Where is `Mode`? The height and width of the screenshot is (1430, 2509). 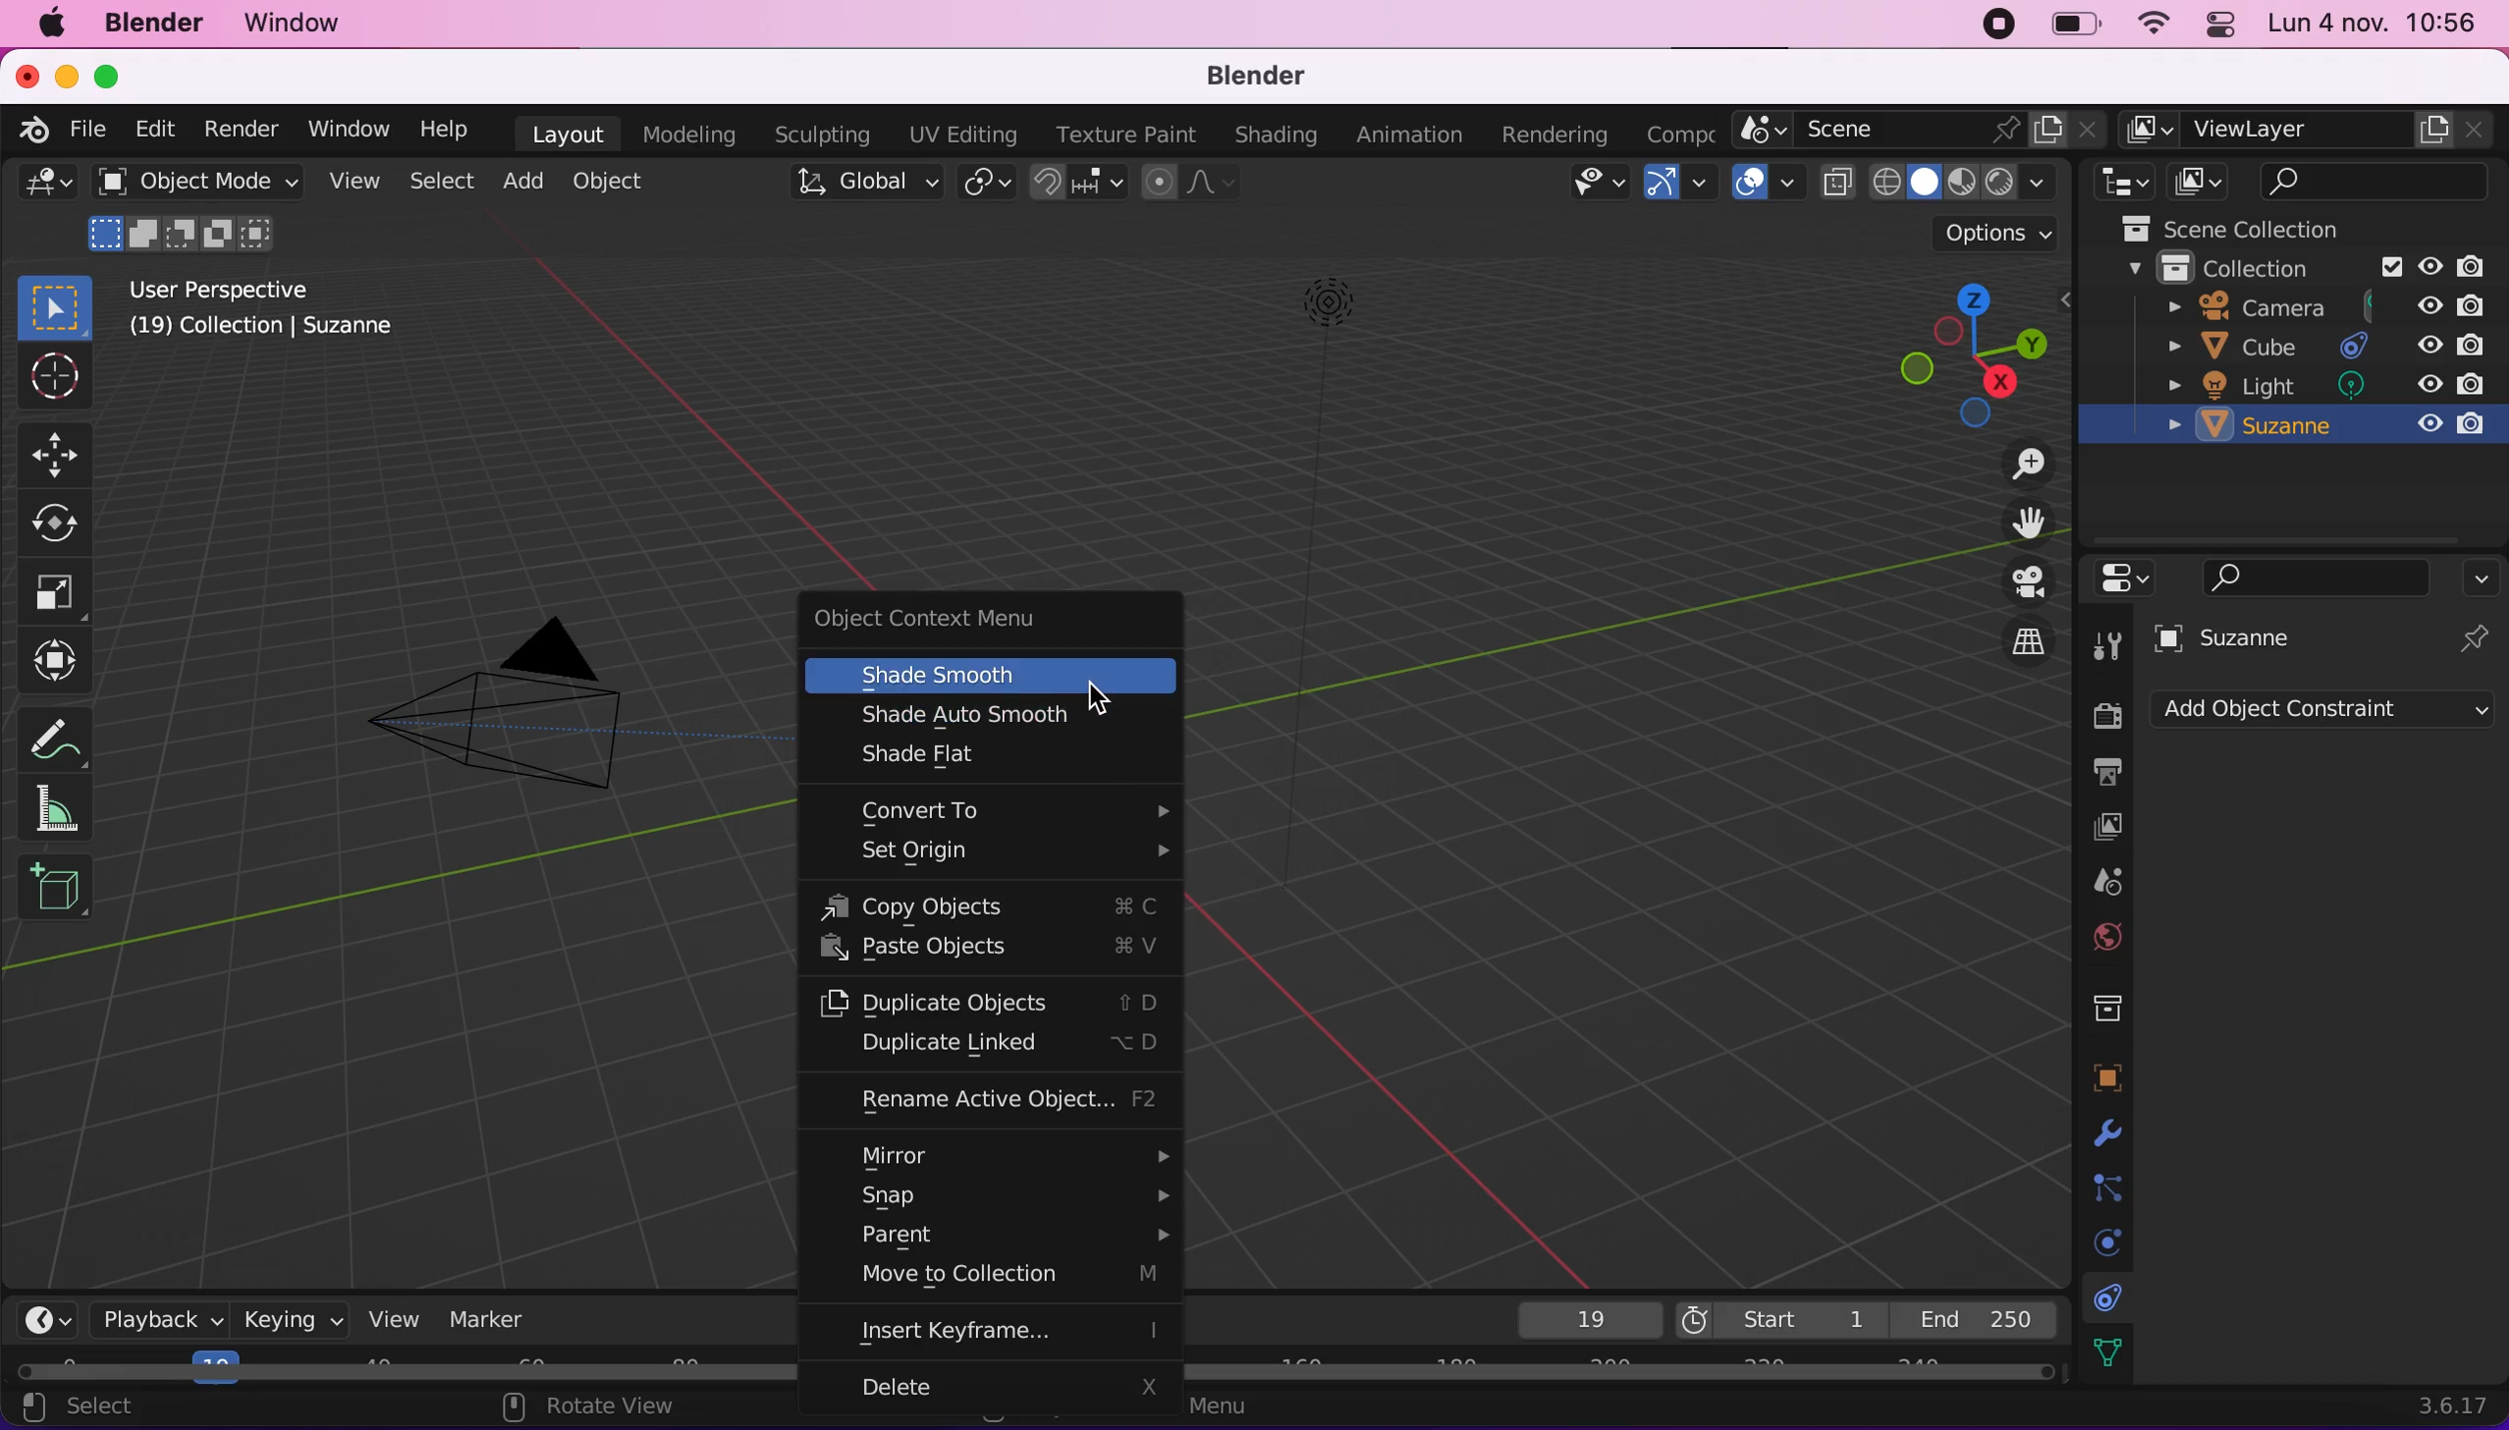
Mode is located at coordinates (183, 233).